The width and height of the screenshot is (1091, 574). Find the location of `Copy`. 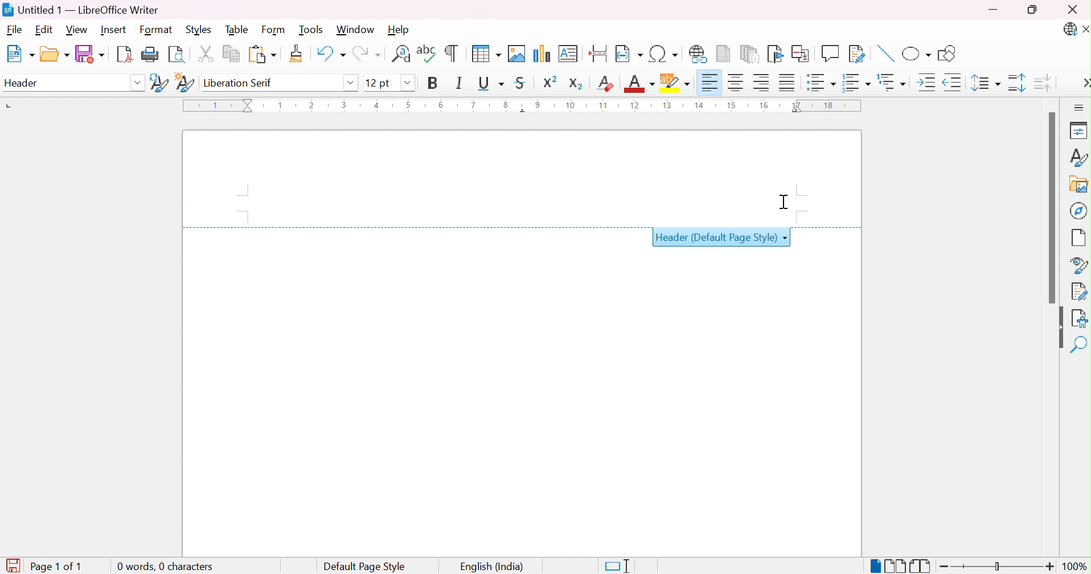

Copy is located at coordinates (231, 52).